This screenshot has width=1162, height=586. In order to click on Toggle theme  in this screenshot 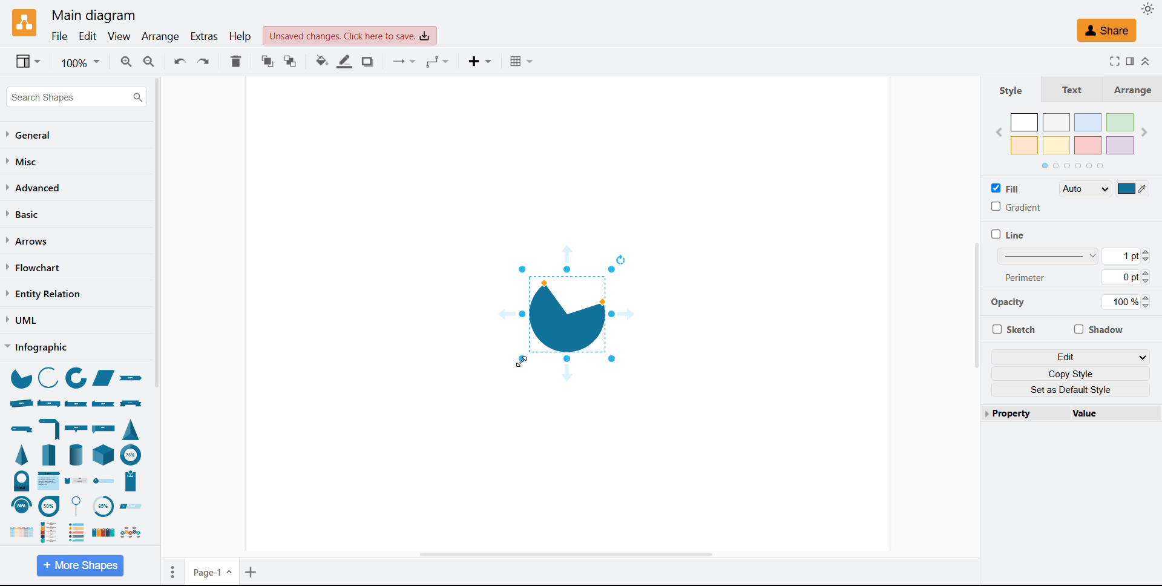, I will do `click(1149, 8)`.